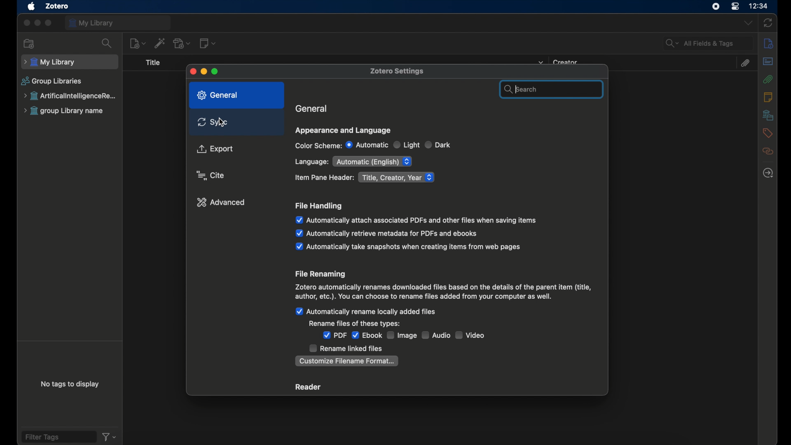 The height and width of the screenshot is (445, 791). I want to click on apple icon, so click(31, 7).